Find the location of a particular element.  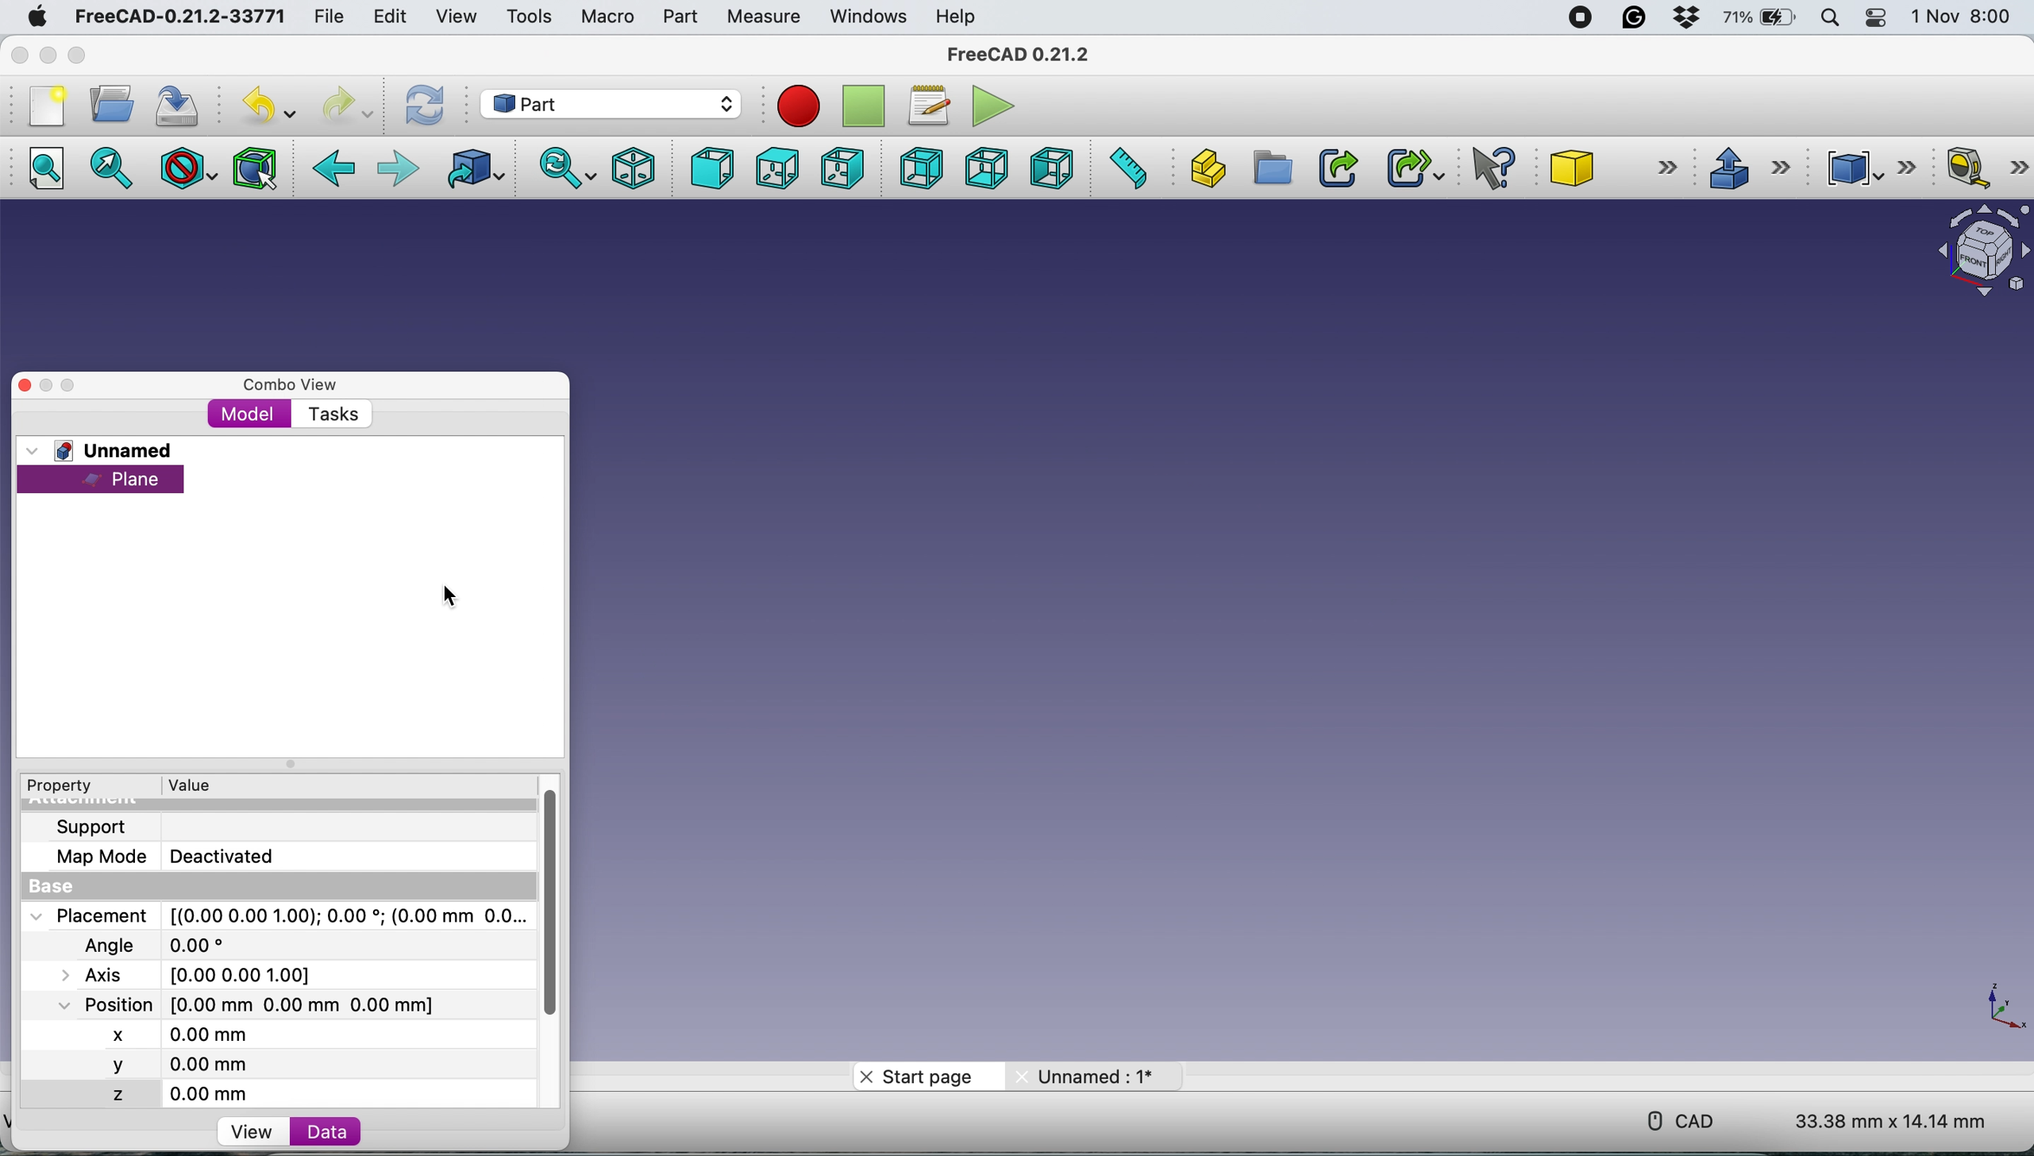

view is located at coordinates (245, 1133).